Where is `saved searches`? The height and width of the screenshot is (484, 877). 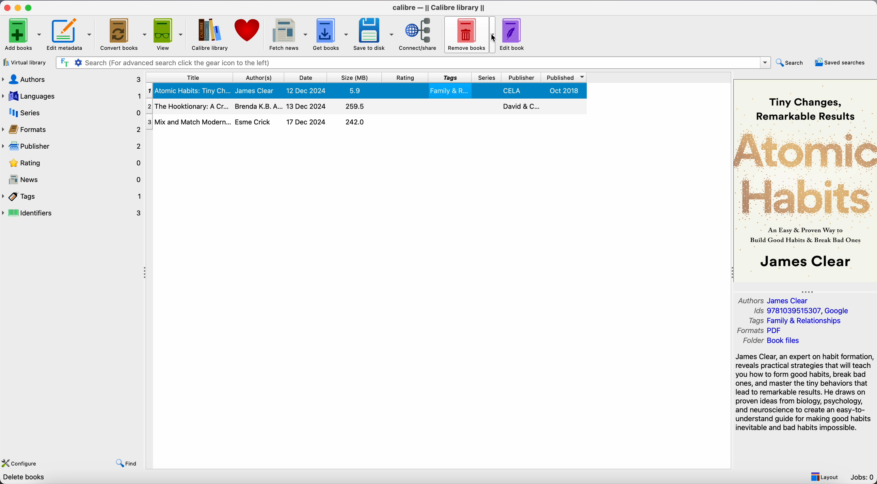 saved searches is located at coordinates (840, 63).